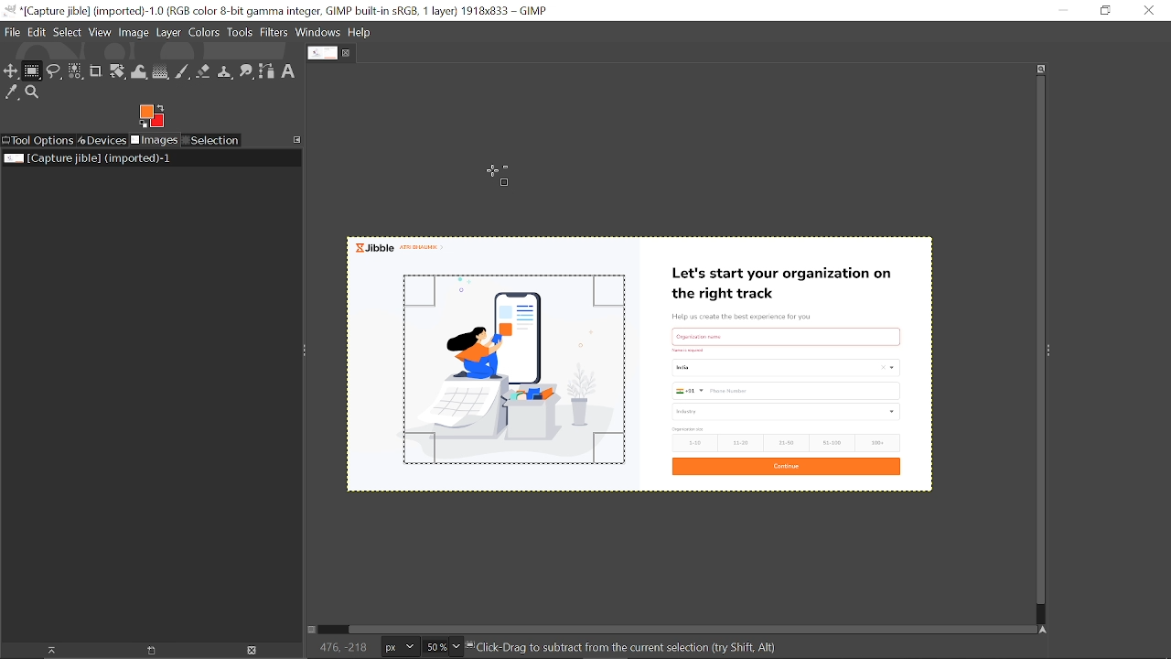  Describe the element at coordinates (75, 72) in the screenshot. I see `Select by color` at that location.